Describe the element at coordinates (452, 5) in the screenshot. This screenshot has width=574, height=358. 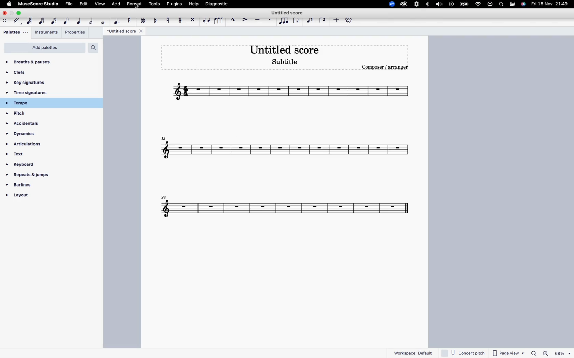
I see `play` at that location.